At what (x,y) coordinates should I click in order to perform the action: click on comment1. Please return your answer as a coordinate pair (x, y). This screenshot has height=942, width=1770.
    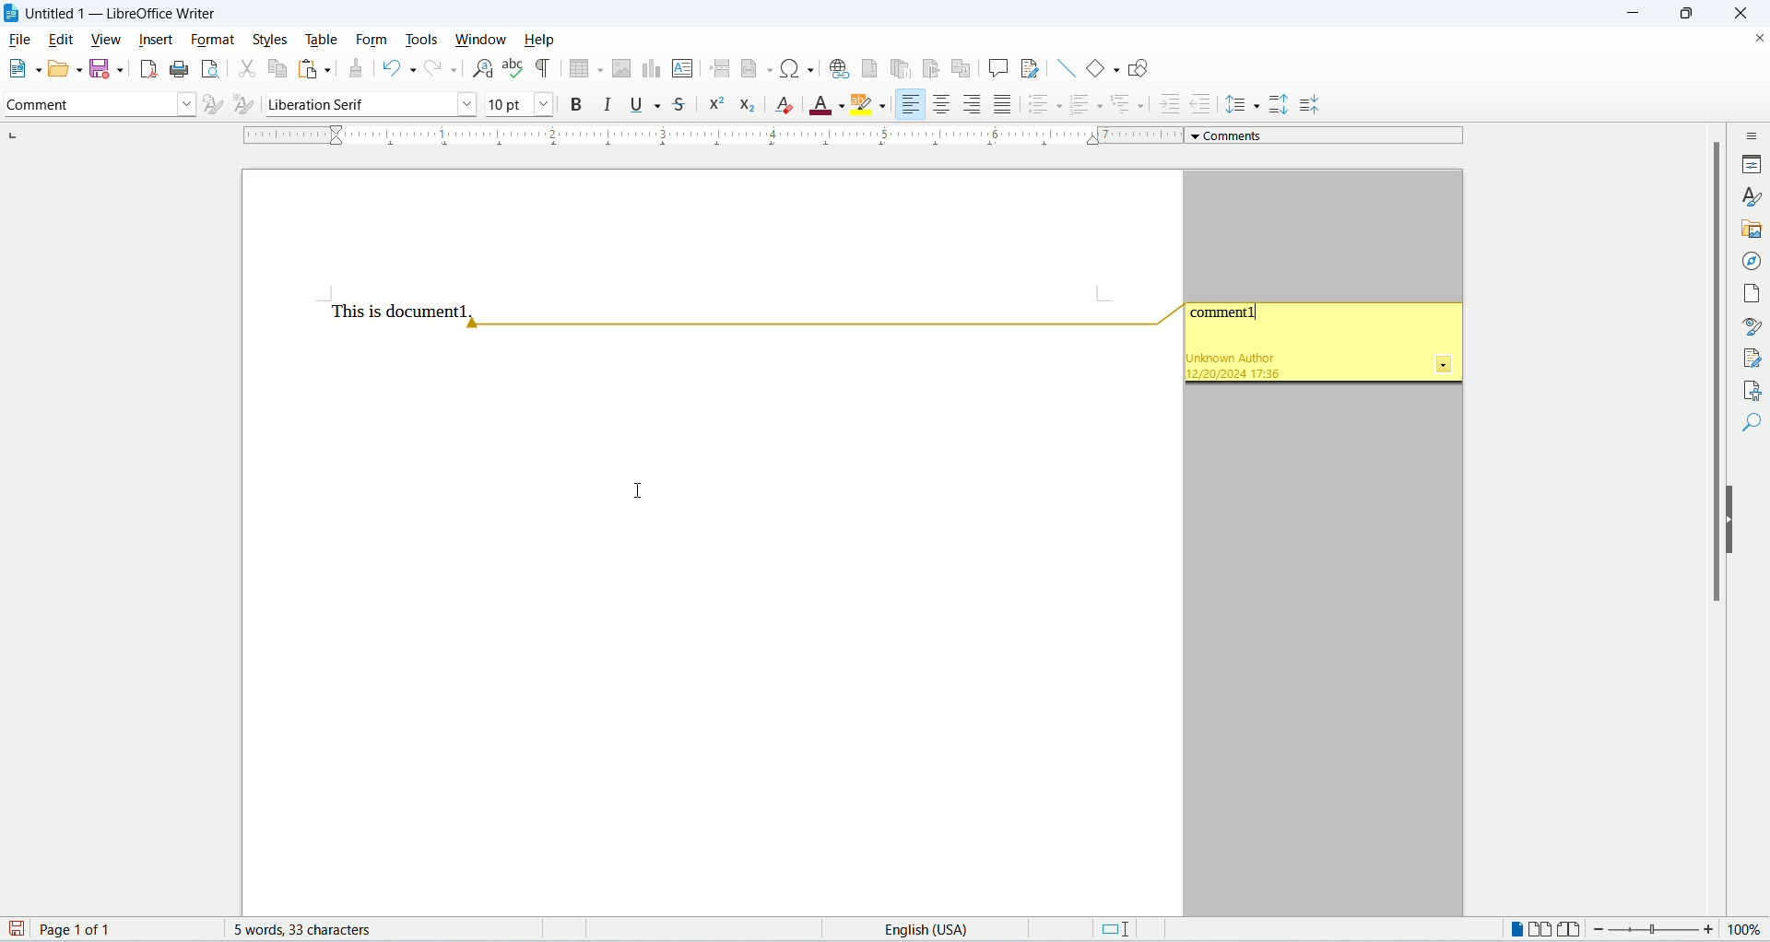
    Looking at the image, I should click on (1226, 315).